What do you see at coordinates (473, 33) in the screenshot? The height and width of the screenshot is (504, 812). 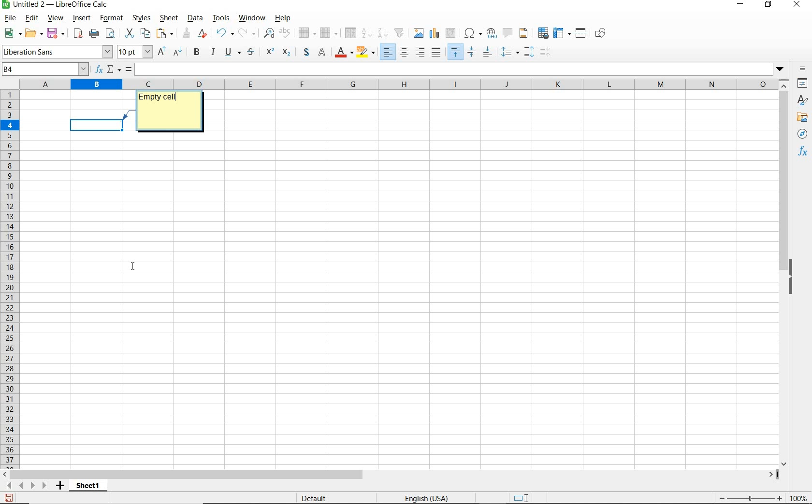 I see `insert special charaacters` at bounding box center [473, 33].